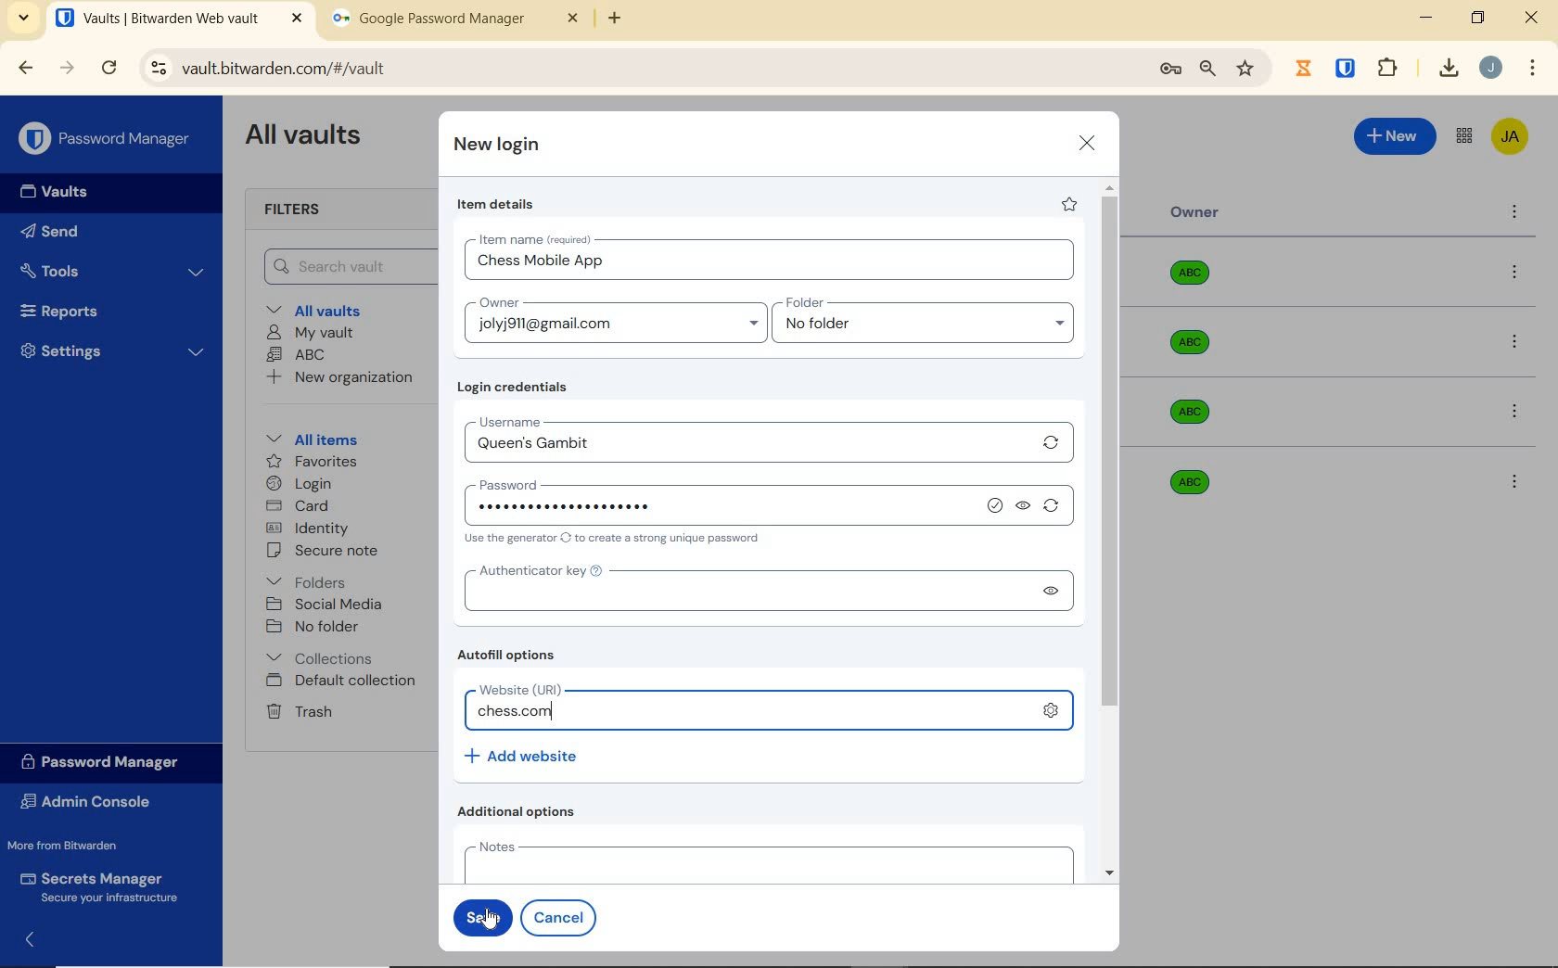 The height and width of the screenshot is (968, 1558). I want to click on minimize, so click(1425, 18).